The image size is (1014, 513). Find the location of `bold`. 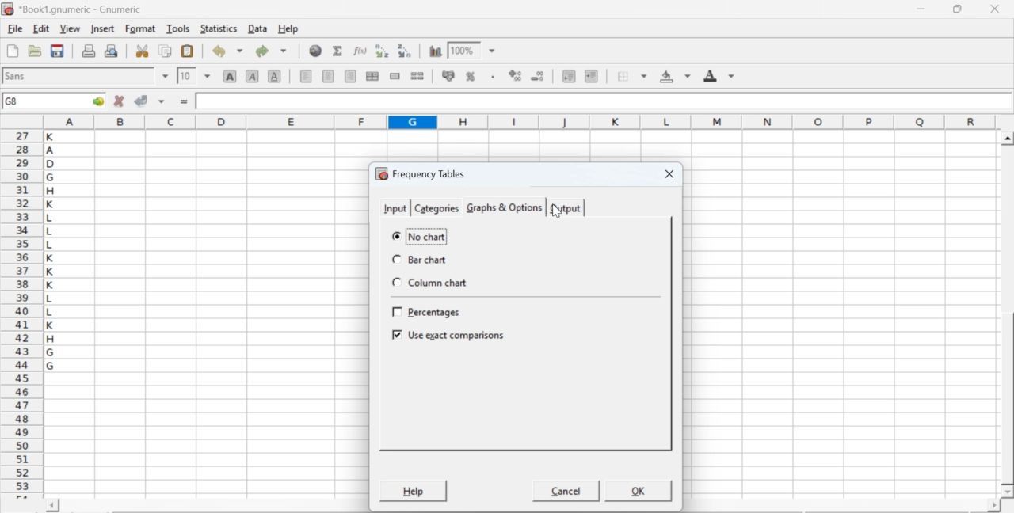

bold is located at coordinates (231, 75).